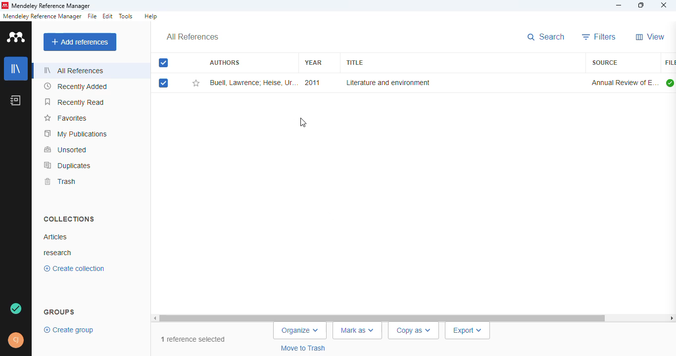  I want to click on recently read, so click(74, 102).